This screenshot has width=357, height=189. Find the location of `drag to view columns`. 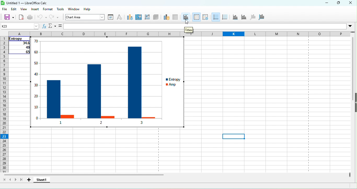

drag to view columns is located at coordinates (349, 174).